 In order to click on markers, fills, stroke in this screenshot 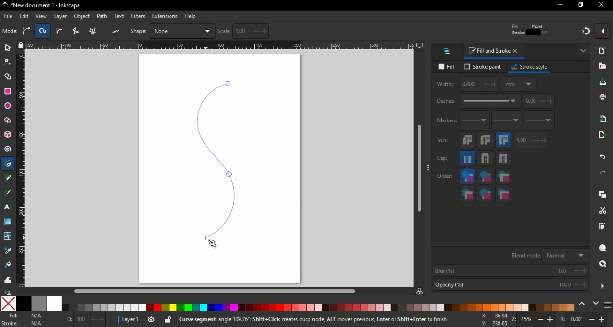, I will do `click(467, 195)`.